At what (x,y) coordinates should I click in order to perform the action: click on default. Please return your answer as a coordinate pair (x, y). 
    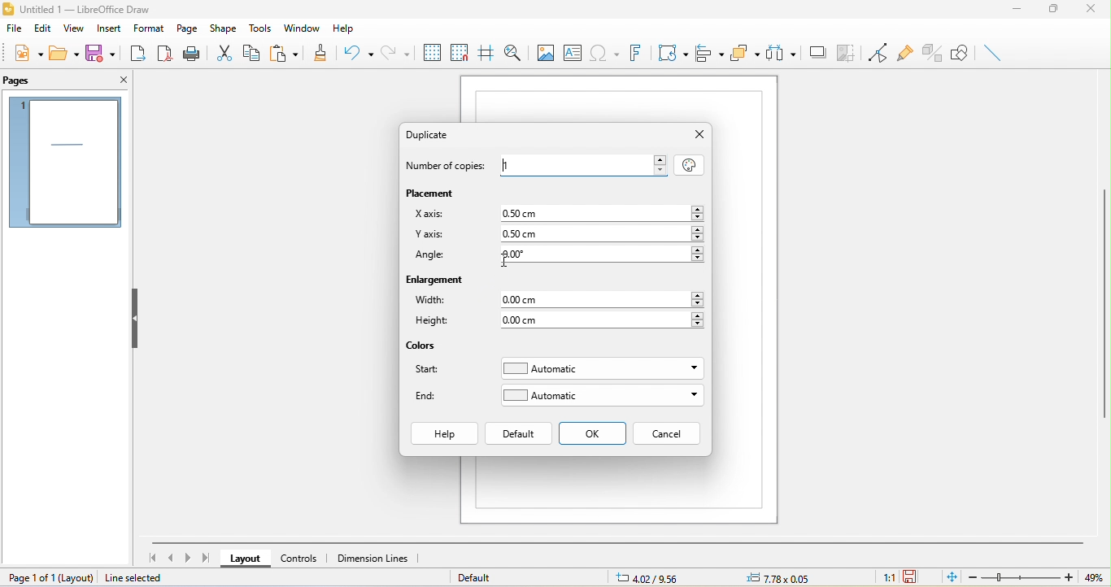
    Looking at the image, I should click on (480, 577).